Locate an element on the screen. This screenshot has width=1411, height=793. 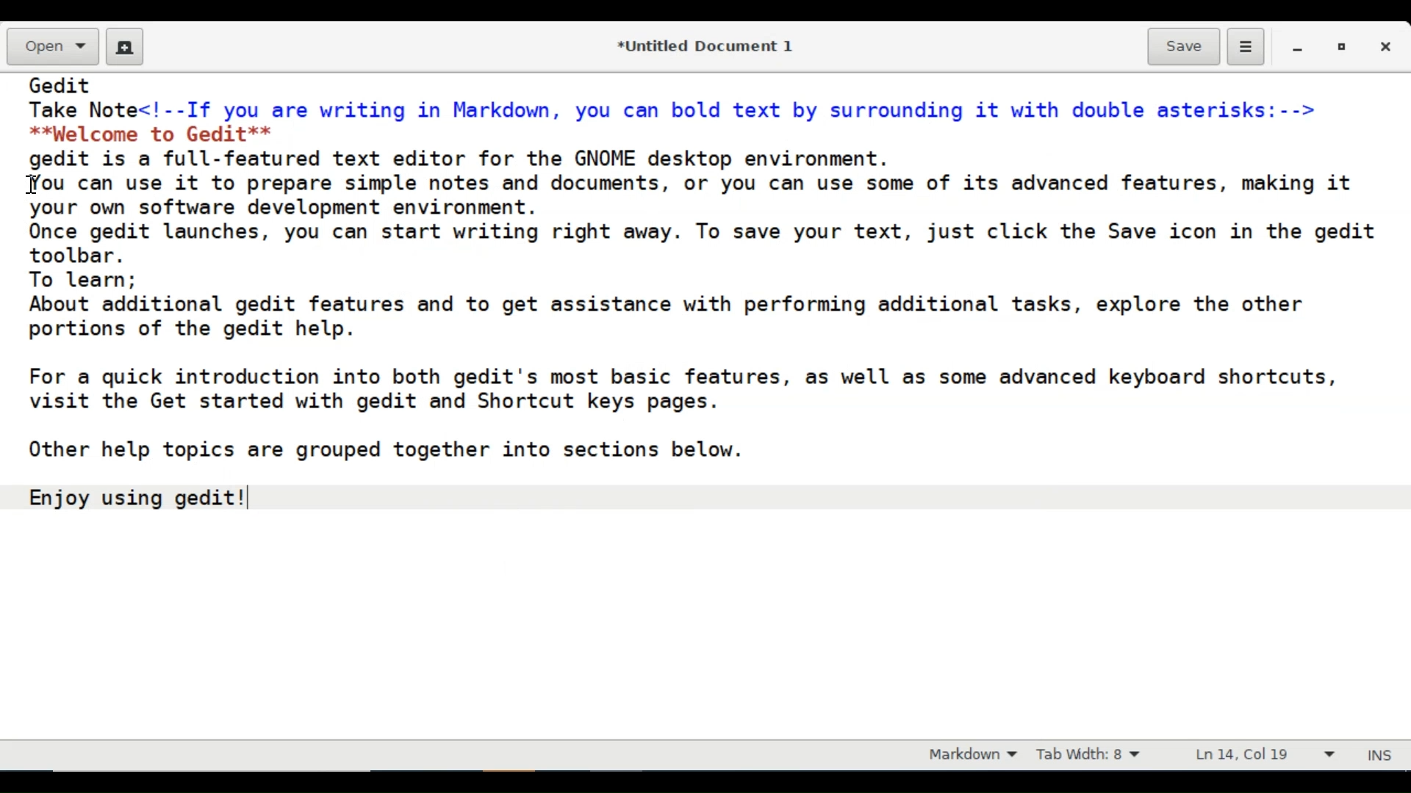
Save is located at coordinates (1184, 46).